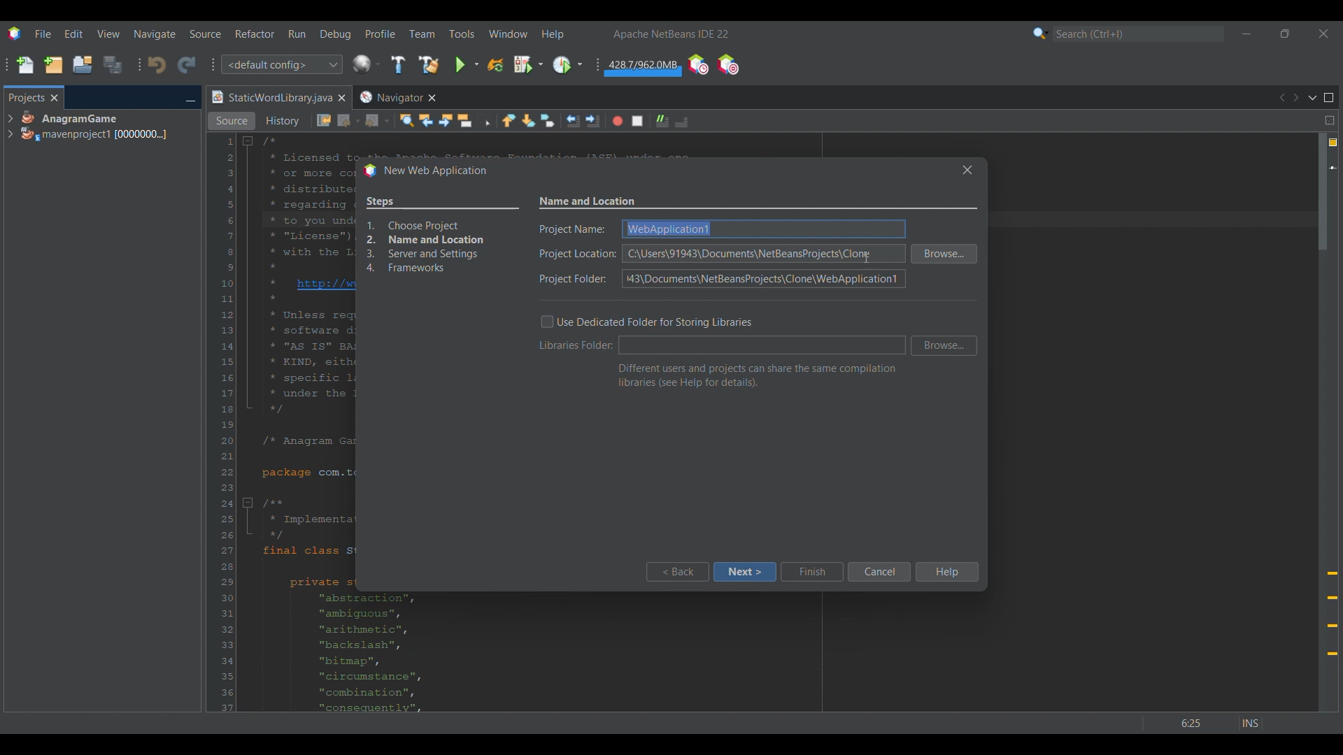 Image resolution: width=1343 pixels, height=755 pixels. I want to click on Browse folder for respective detail, so click(944, 300).